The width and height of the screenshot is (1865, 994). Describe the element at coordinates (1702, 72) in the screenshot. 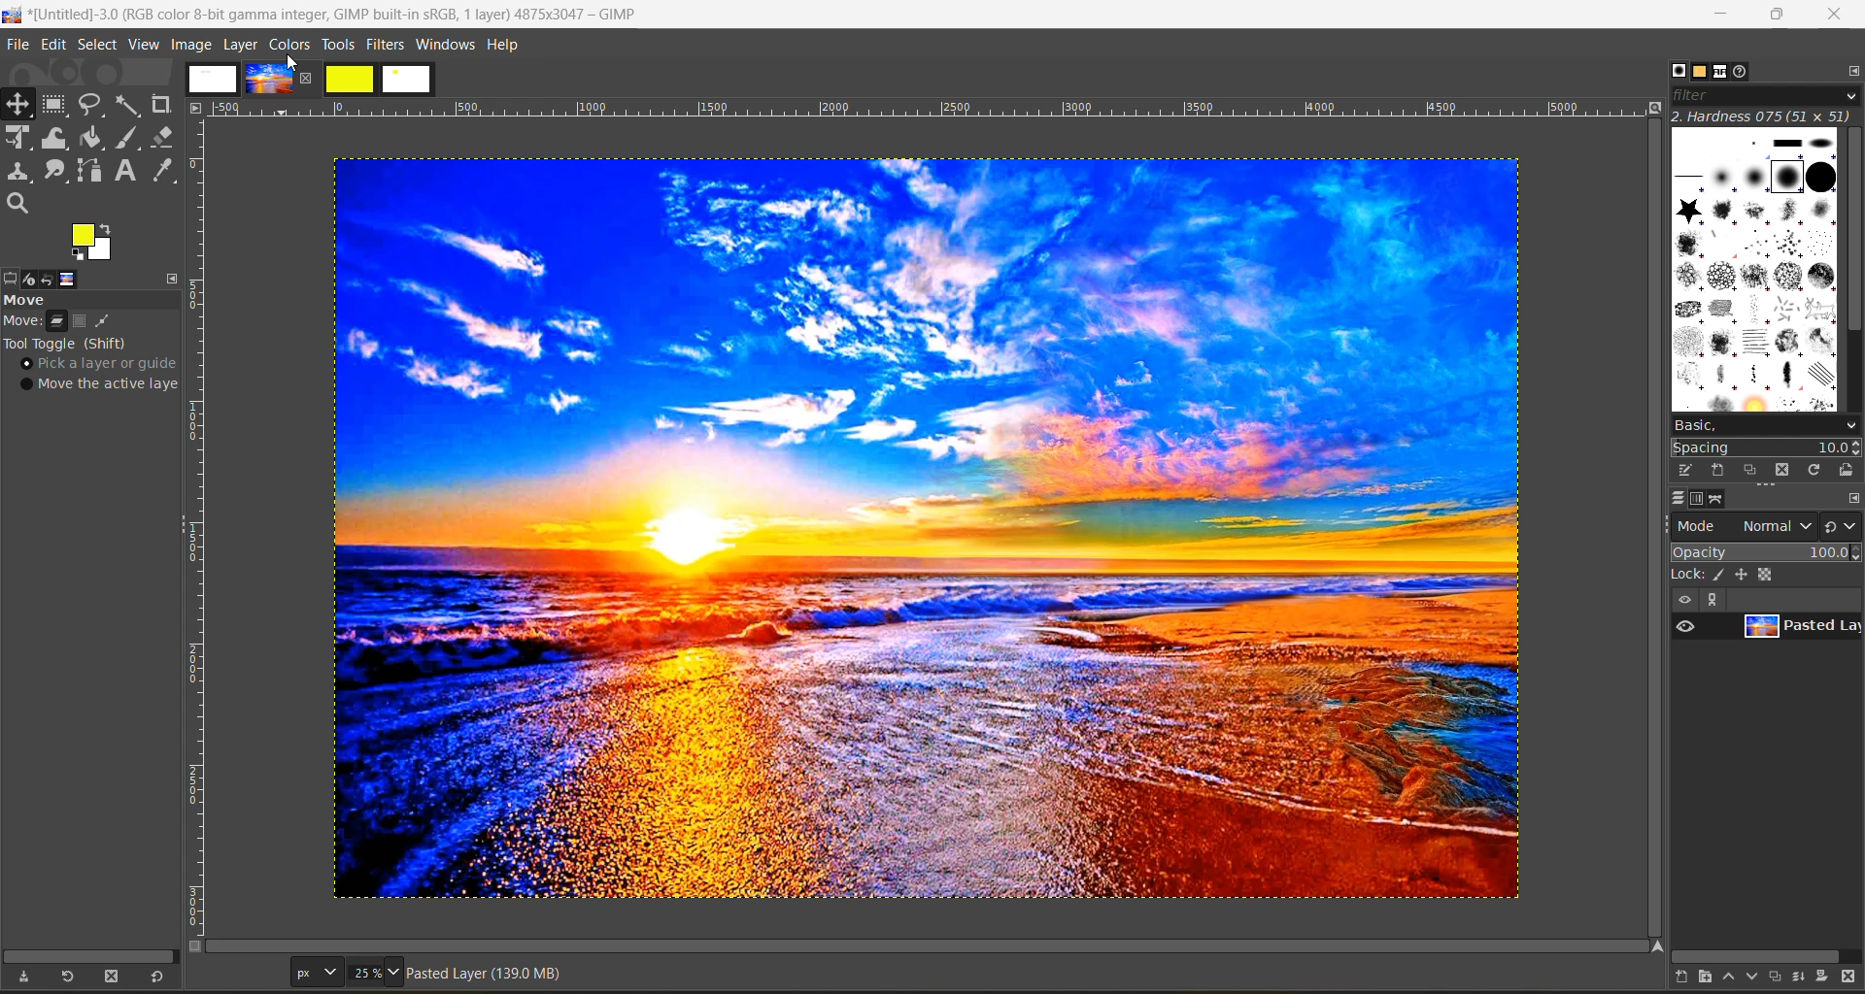

I see `patterns` at that location.